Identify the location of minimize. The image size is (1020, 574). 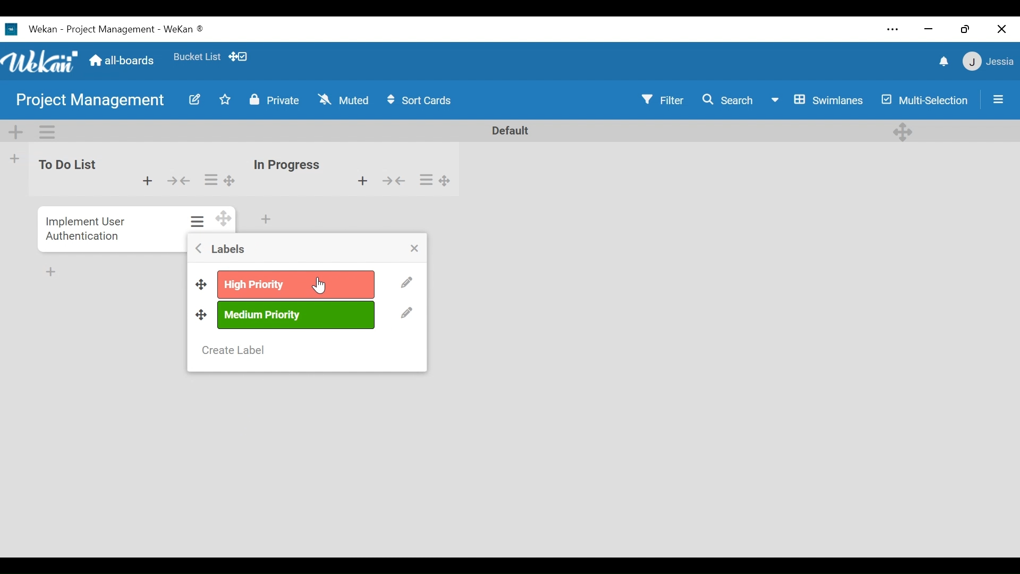
(930, 30).